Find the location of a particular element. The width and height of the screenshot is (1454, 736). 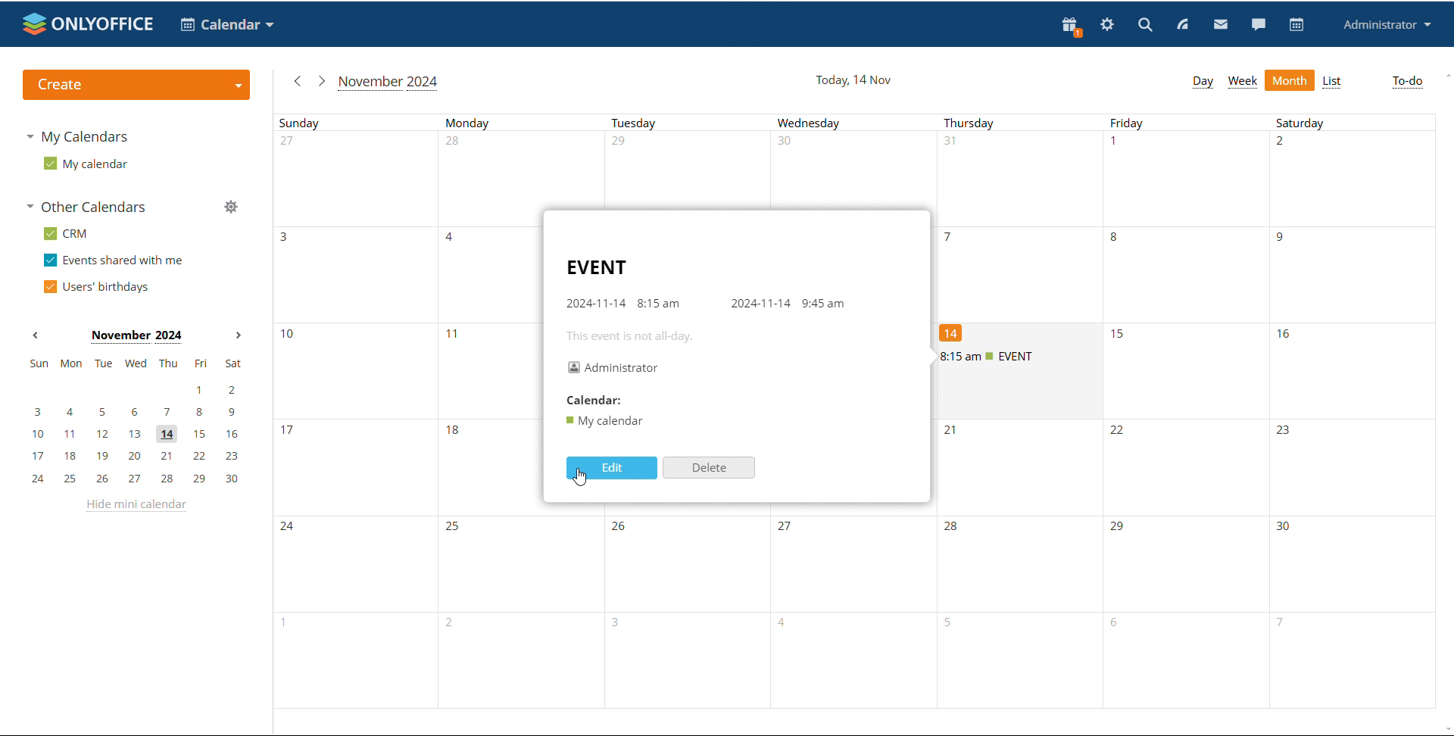

current month is located at coordinates (135, 337).